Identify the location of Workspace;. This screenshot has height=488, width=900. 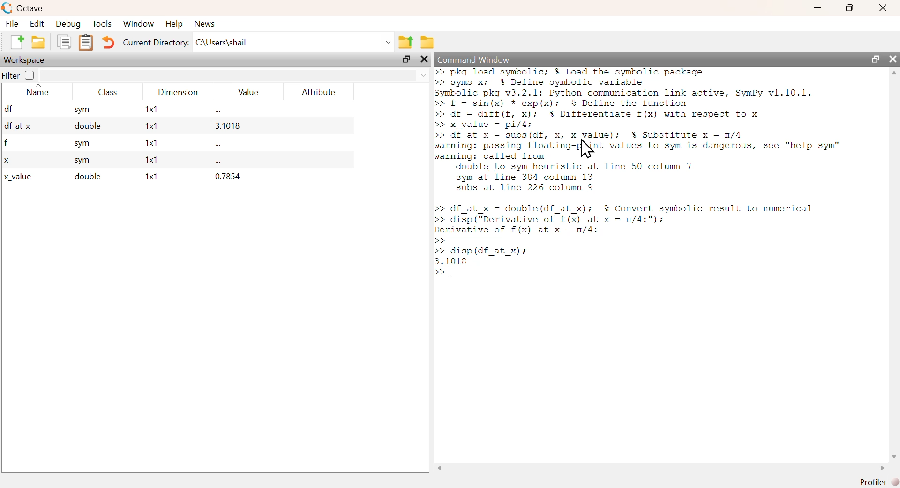
(25, 60).